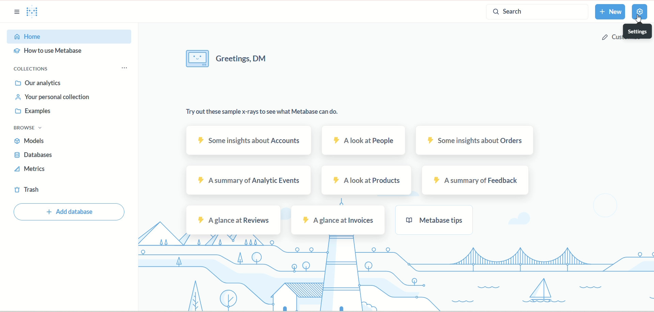 The width and height of the screenshot is (654, 312). Describe the element at coordinates (31, 141) in the screenshot. I see `models` at that location.